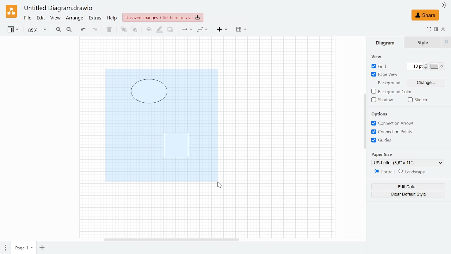 This screenshot has height=254, width=451. What do you see at coordinates (95, 19) in the screenshot?
I see `Extras` at bounding box center [95, 19].